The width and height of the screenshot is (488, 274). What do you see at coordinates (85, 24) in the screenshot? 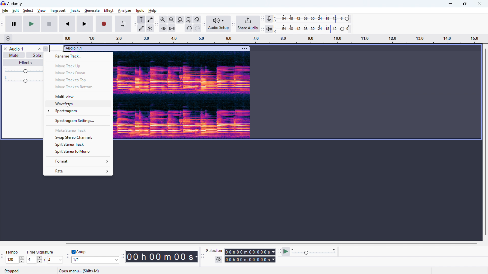
I see `skip to end` at bounding box center [85, 24].